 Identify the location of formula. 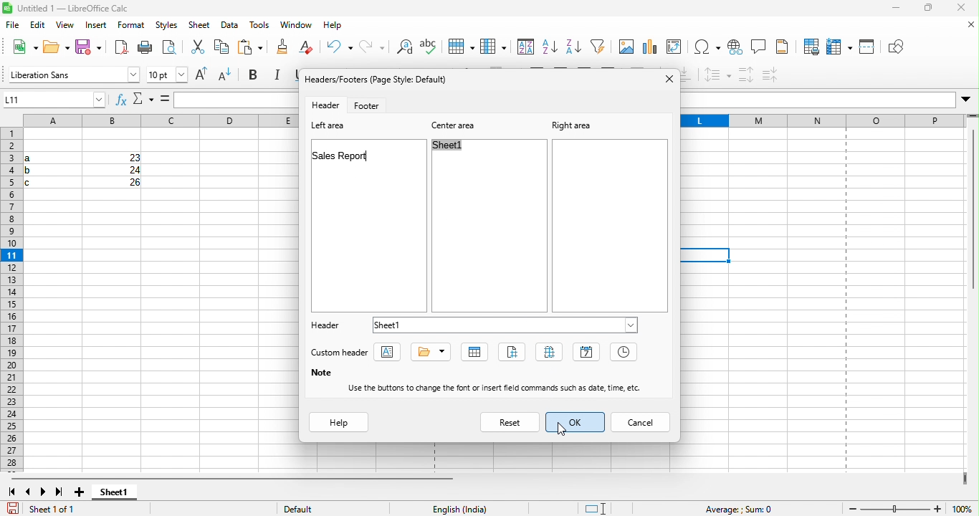
(167, 100).